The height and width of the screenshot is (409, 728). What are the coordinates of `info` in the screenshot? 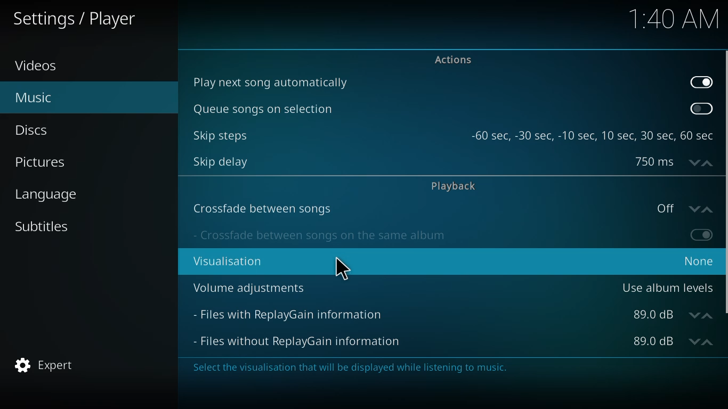 It's located at (343, 368).